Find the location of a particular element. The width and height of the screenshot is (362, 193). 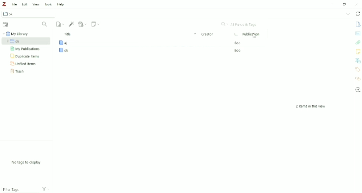

Duplicate Items is located at coordinates (26, 56).